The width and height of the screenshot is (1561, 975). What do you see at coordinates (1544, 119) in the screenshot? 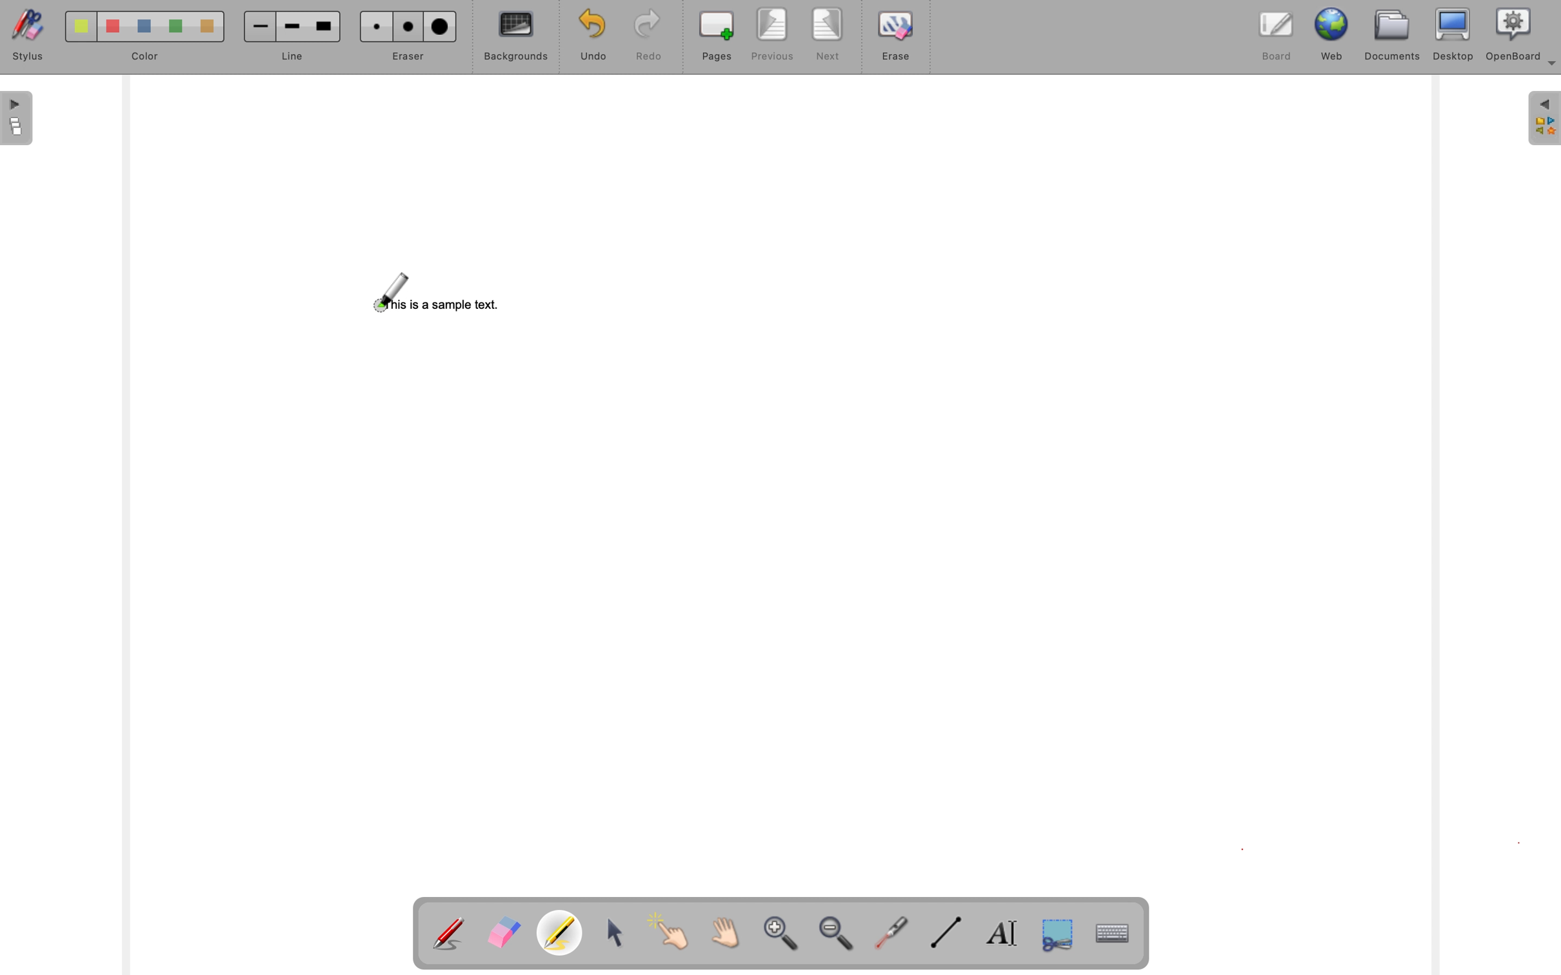
I see `The library (right panel)` at bounding box center [1544, 119].